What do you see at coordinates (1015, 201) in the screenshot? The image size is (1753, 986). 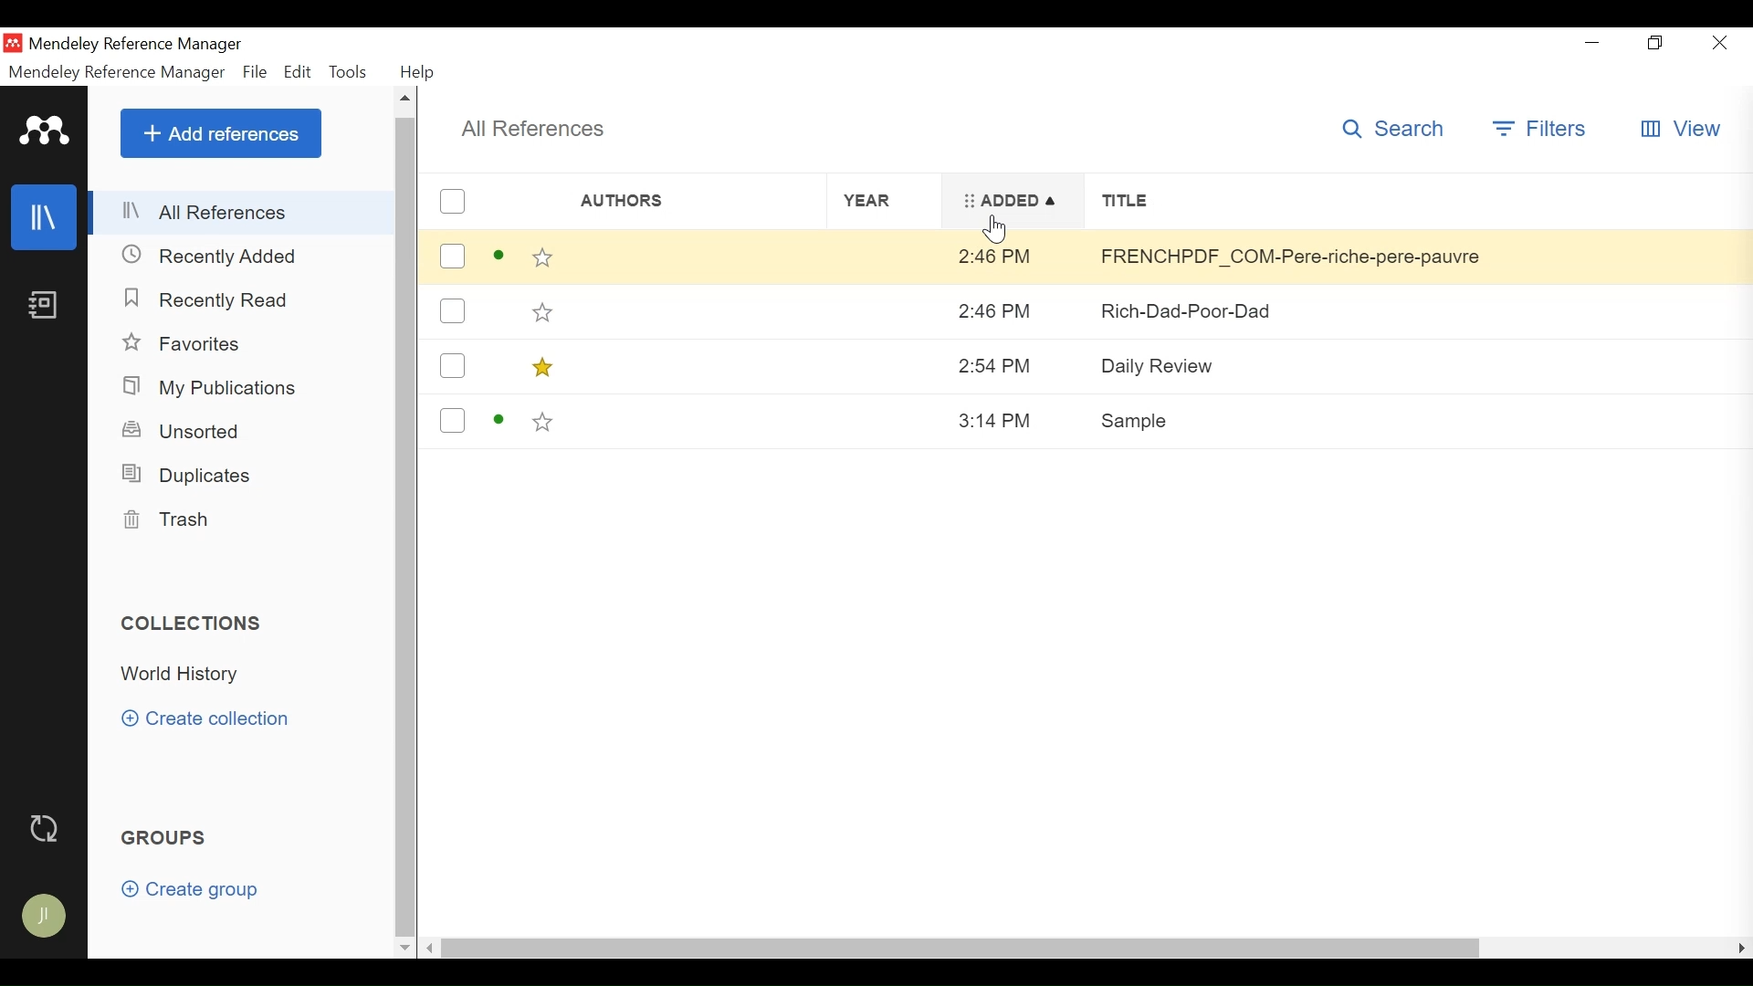 I see `Added` at bounding box center [1015, 201].